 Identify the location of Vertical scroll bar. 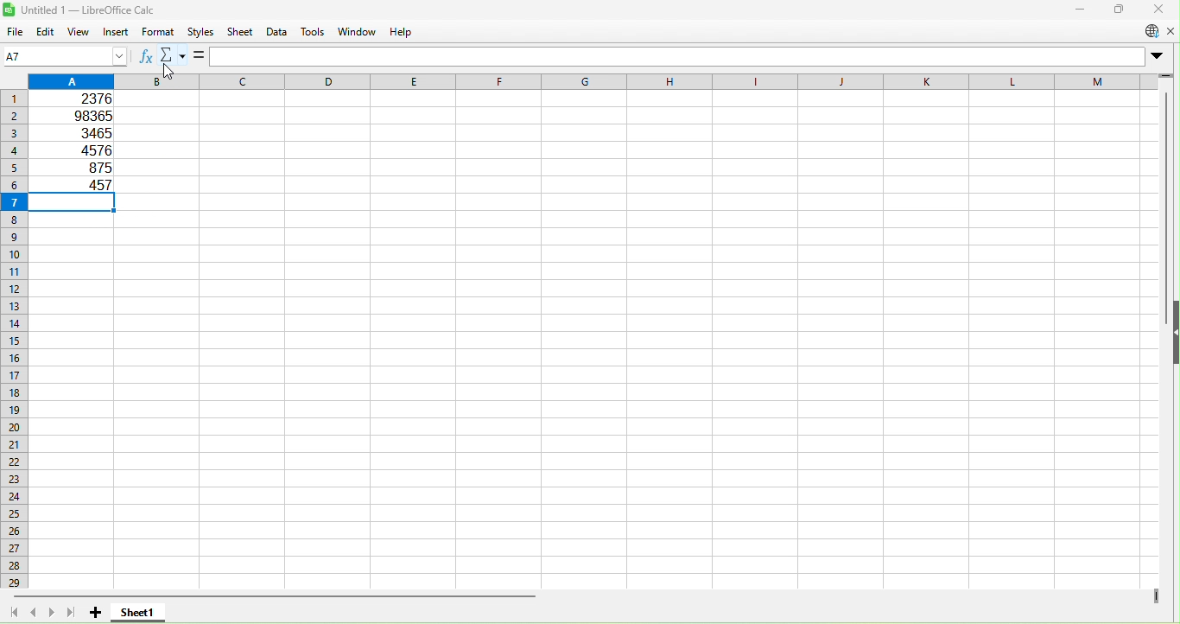
(1167, 175).